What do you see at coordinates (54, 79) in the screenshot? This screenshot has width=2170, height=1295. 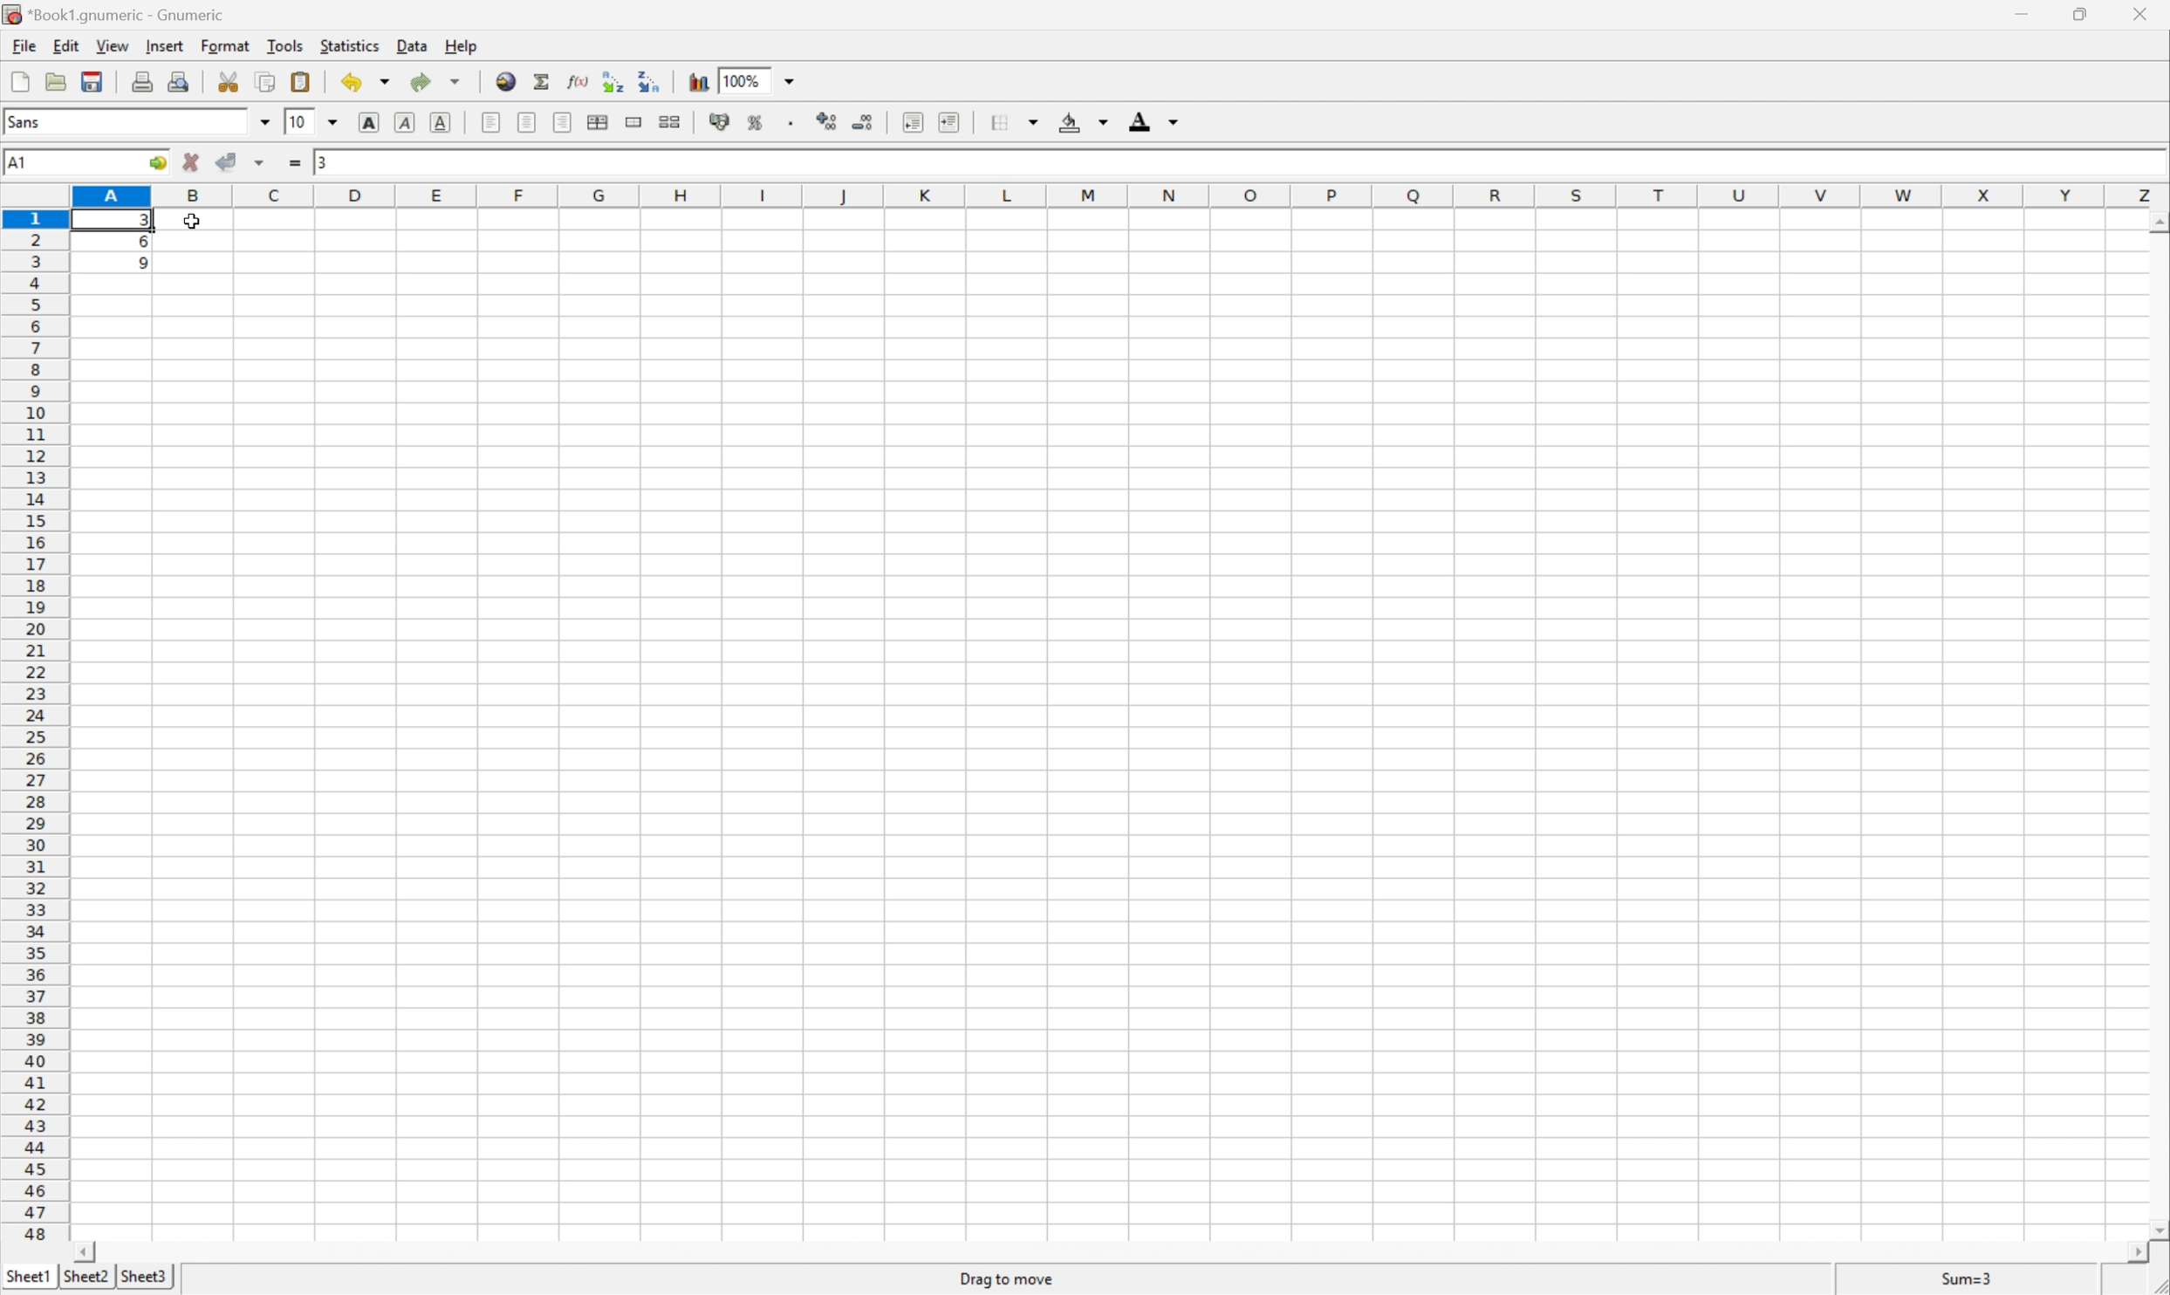 I see `Open a file` at bounding box center [54, 79].